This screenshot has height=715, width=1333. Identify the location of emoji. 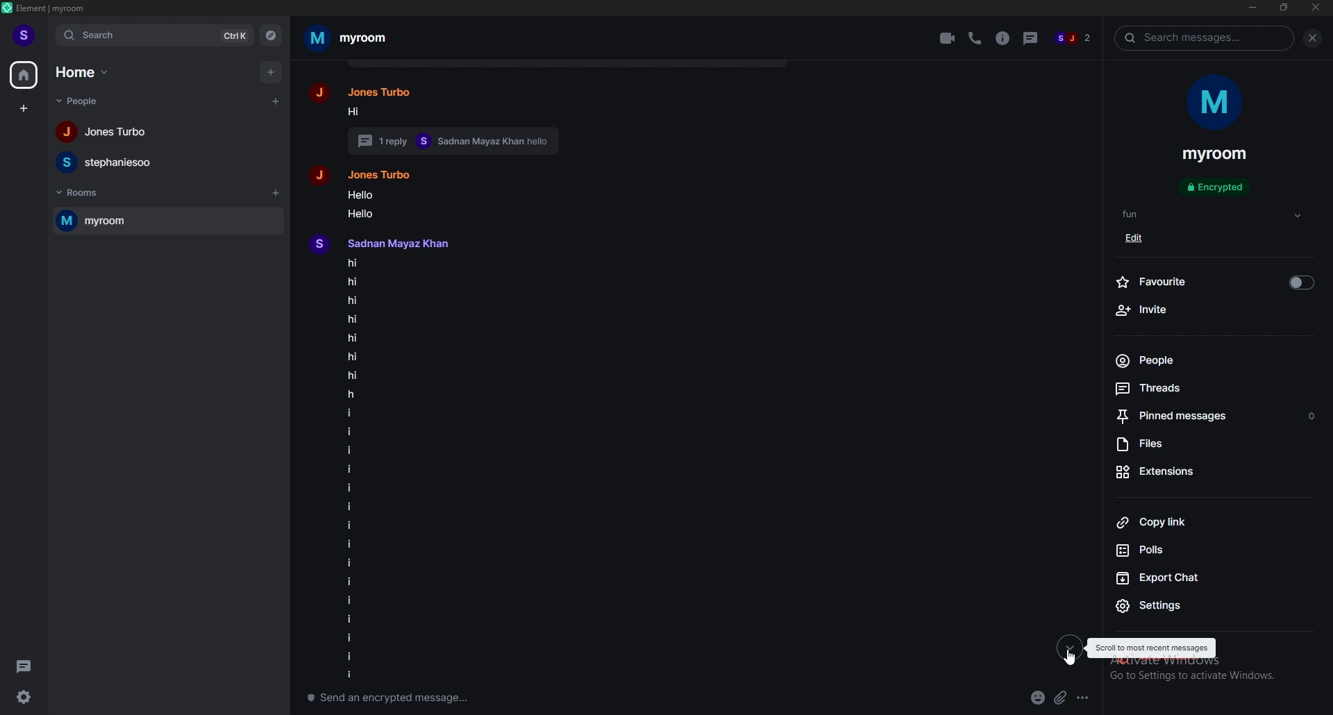
(1037, 697).